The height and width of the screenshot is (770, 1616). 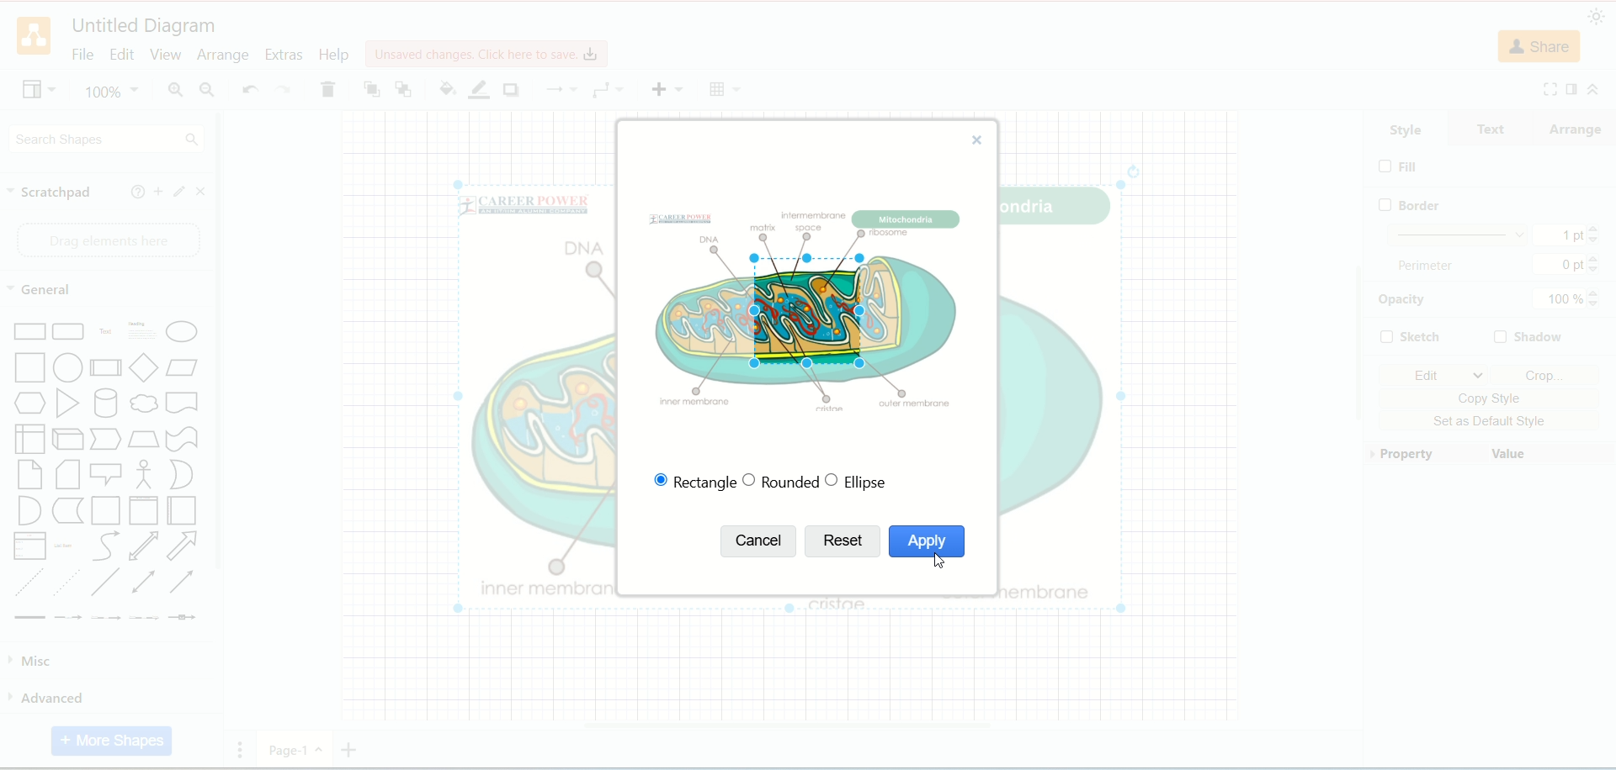 I want to click on set as default, so click(x=1493, y=420).